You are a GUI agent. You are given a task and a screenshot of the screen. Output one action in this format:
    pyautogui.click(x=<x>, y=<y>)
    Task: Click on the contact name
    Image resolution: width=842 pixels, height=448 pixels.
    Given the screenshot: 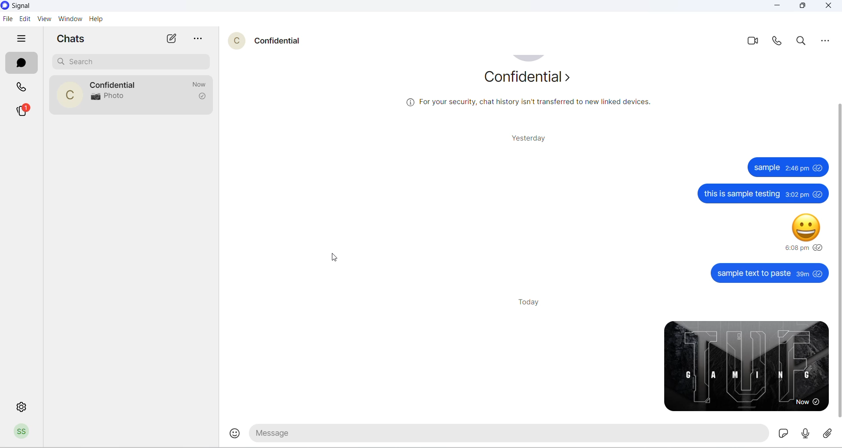 What is the action you would take?
    pyautogui.click(x=281, y=40)
    